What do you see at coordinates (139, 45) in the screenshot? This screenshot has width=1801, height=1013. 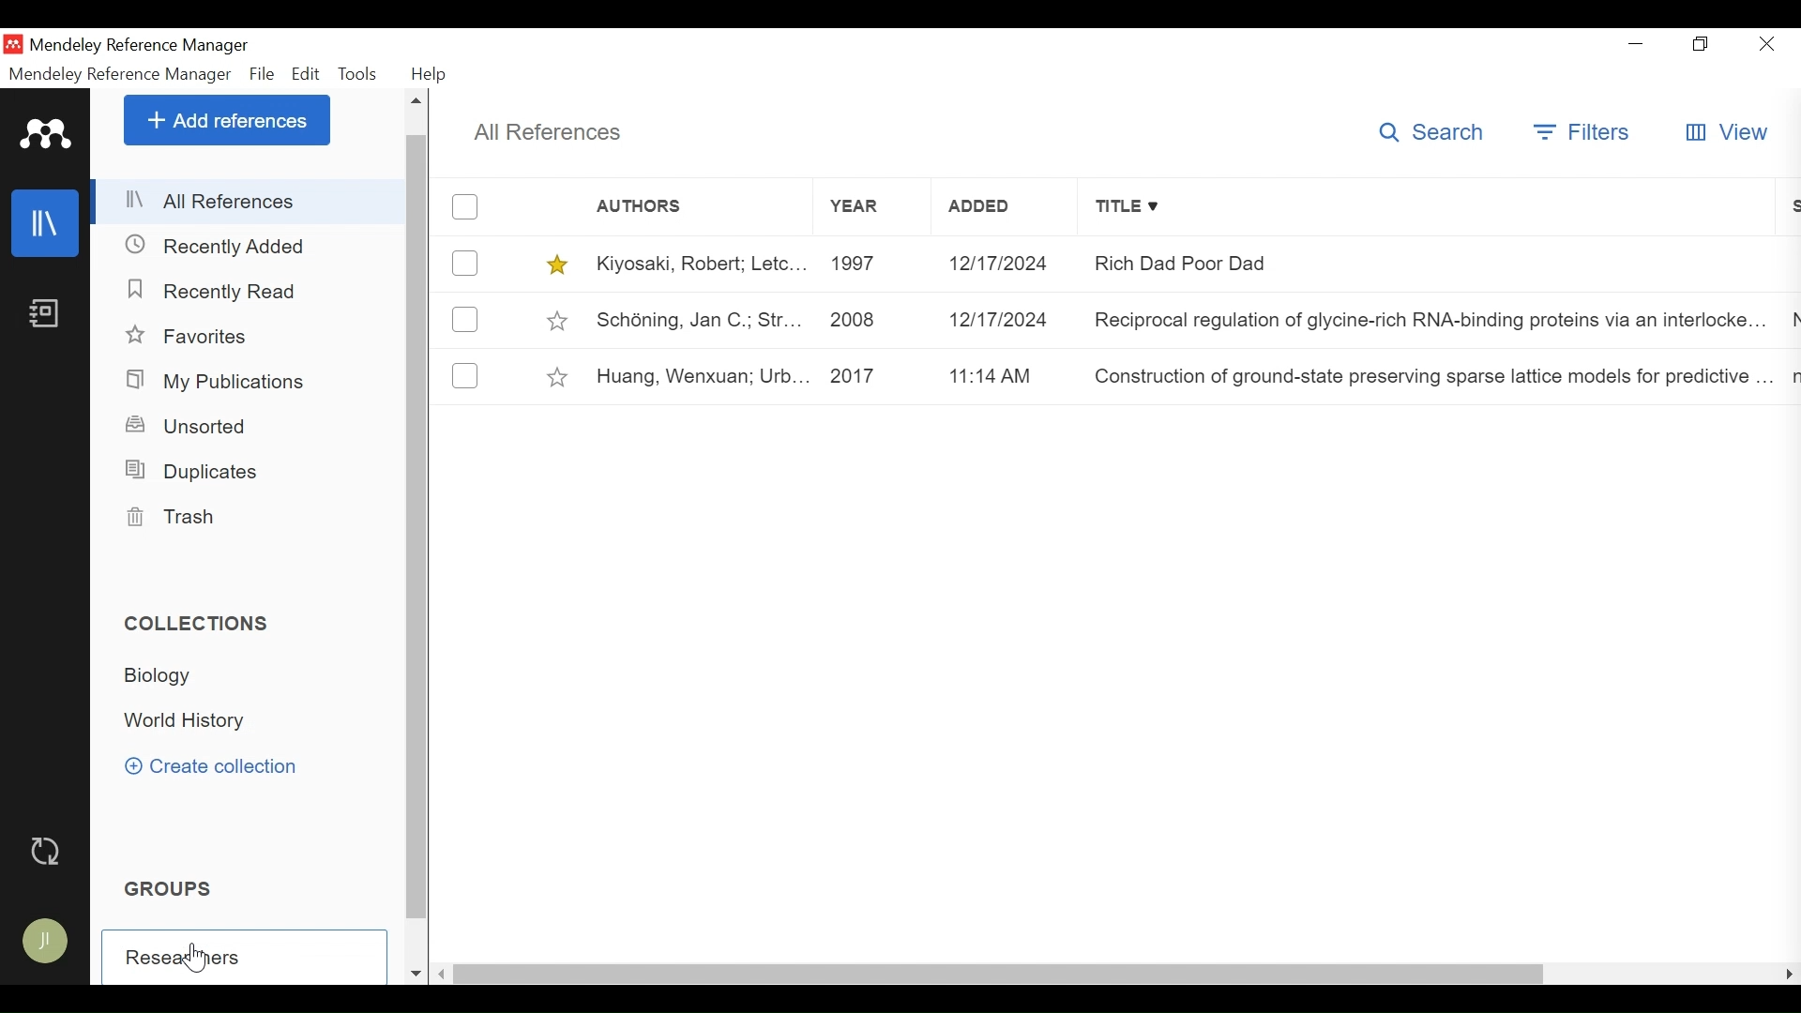 I see `Mendeley Reference Manager` at bounding box center [139, 45].